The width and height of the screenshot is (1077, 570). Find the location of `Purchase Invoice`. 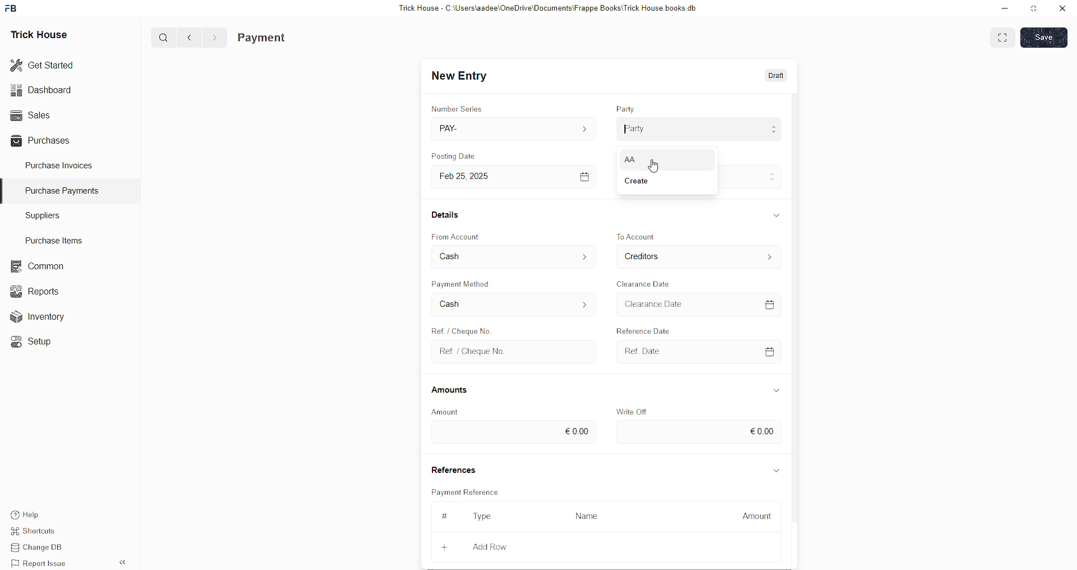

Purchase Invoice is located at coordinates (289, 38).